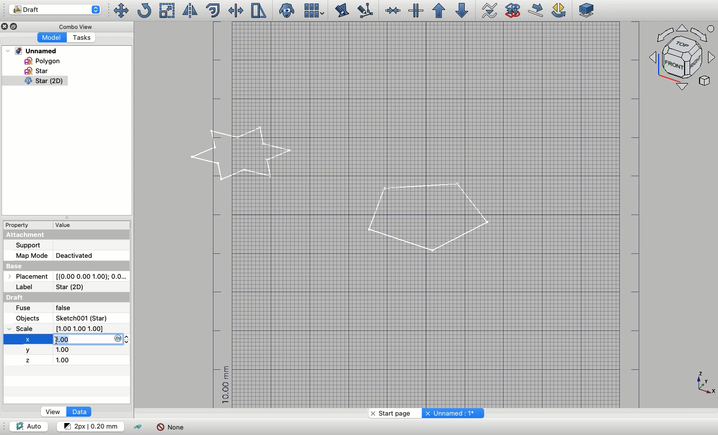 The width and height of the screenshot is (718, 435). What do you see at coordinates (74, 26) in the screenshot?
I see `Combo view` at bounding box center [74, 26].